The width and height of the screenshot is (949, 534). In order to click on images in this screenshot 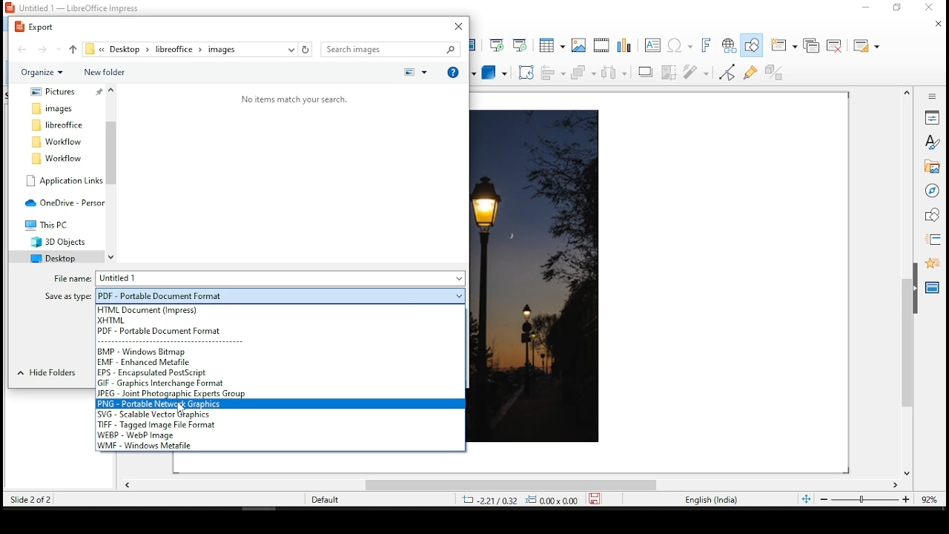, I will do `click(578, 44)`.